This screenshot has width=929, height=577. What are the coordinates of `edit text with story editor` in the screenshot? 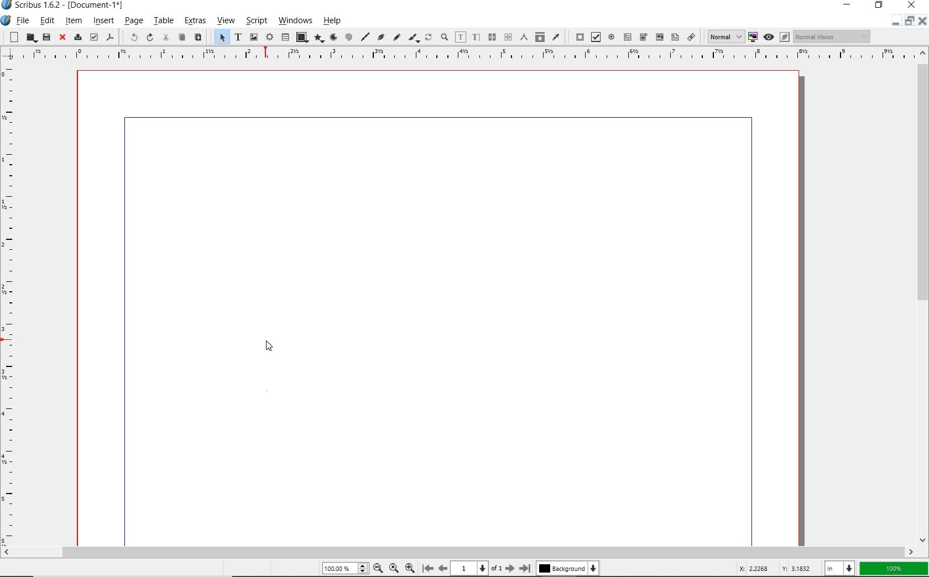 It's located at (476, 37).